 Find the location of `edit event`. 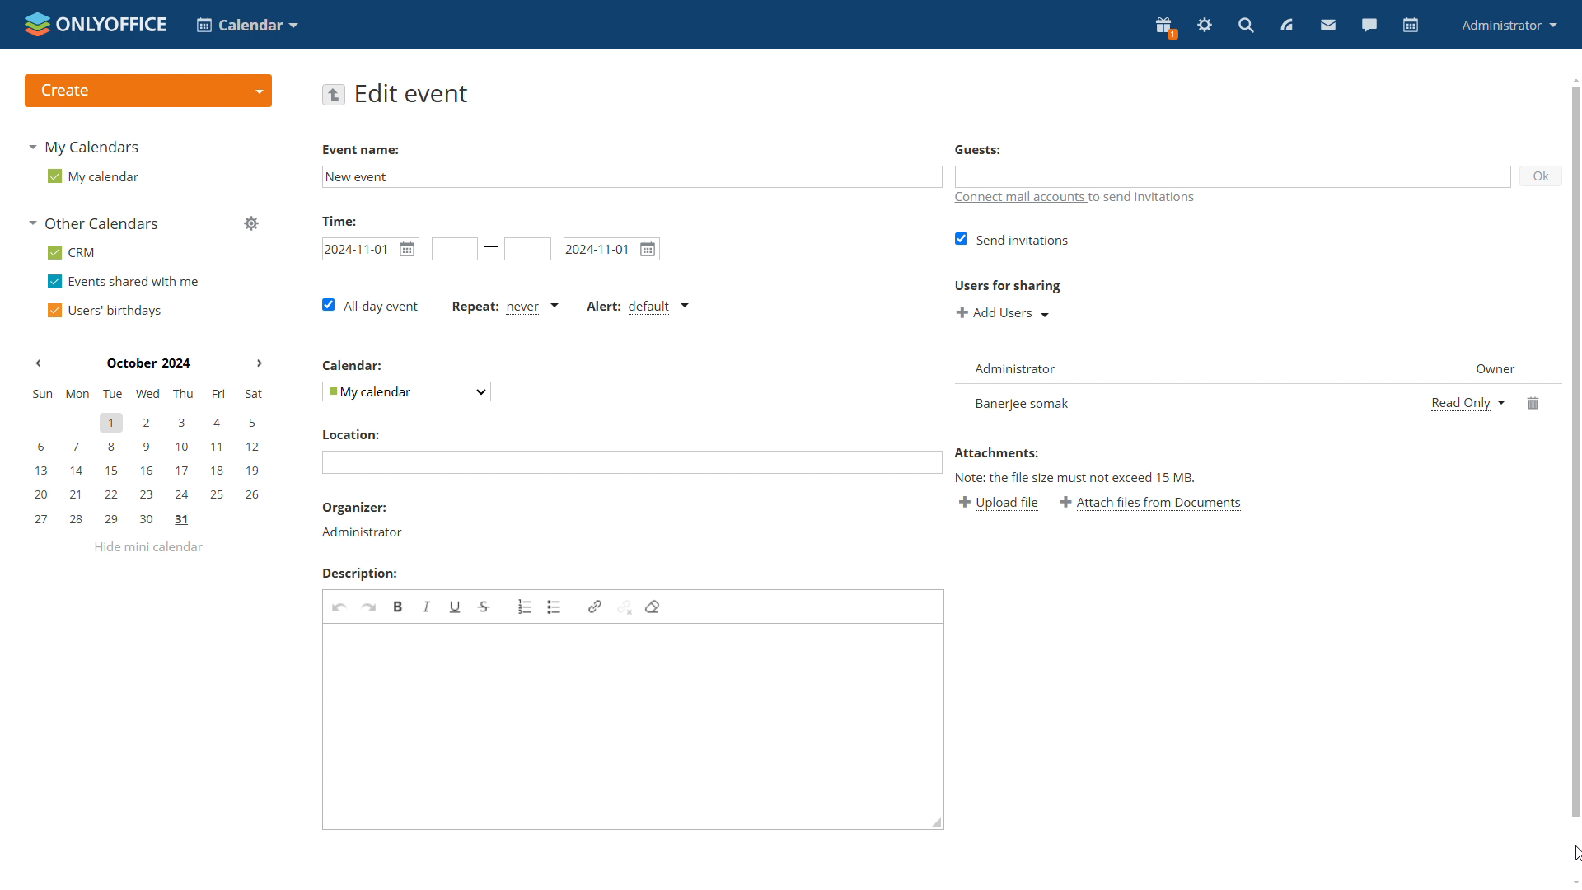

edit event is located at coordinates (414, 96).